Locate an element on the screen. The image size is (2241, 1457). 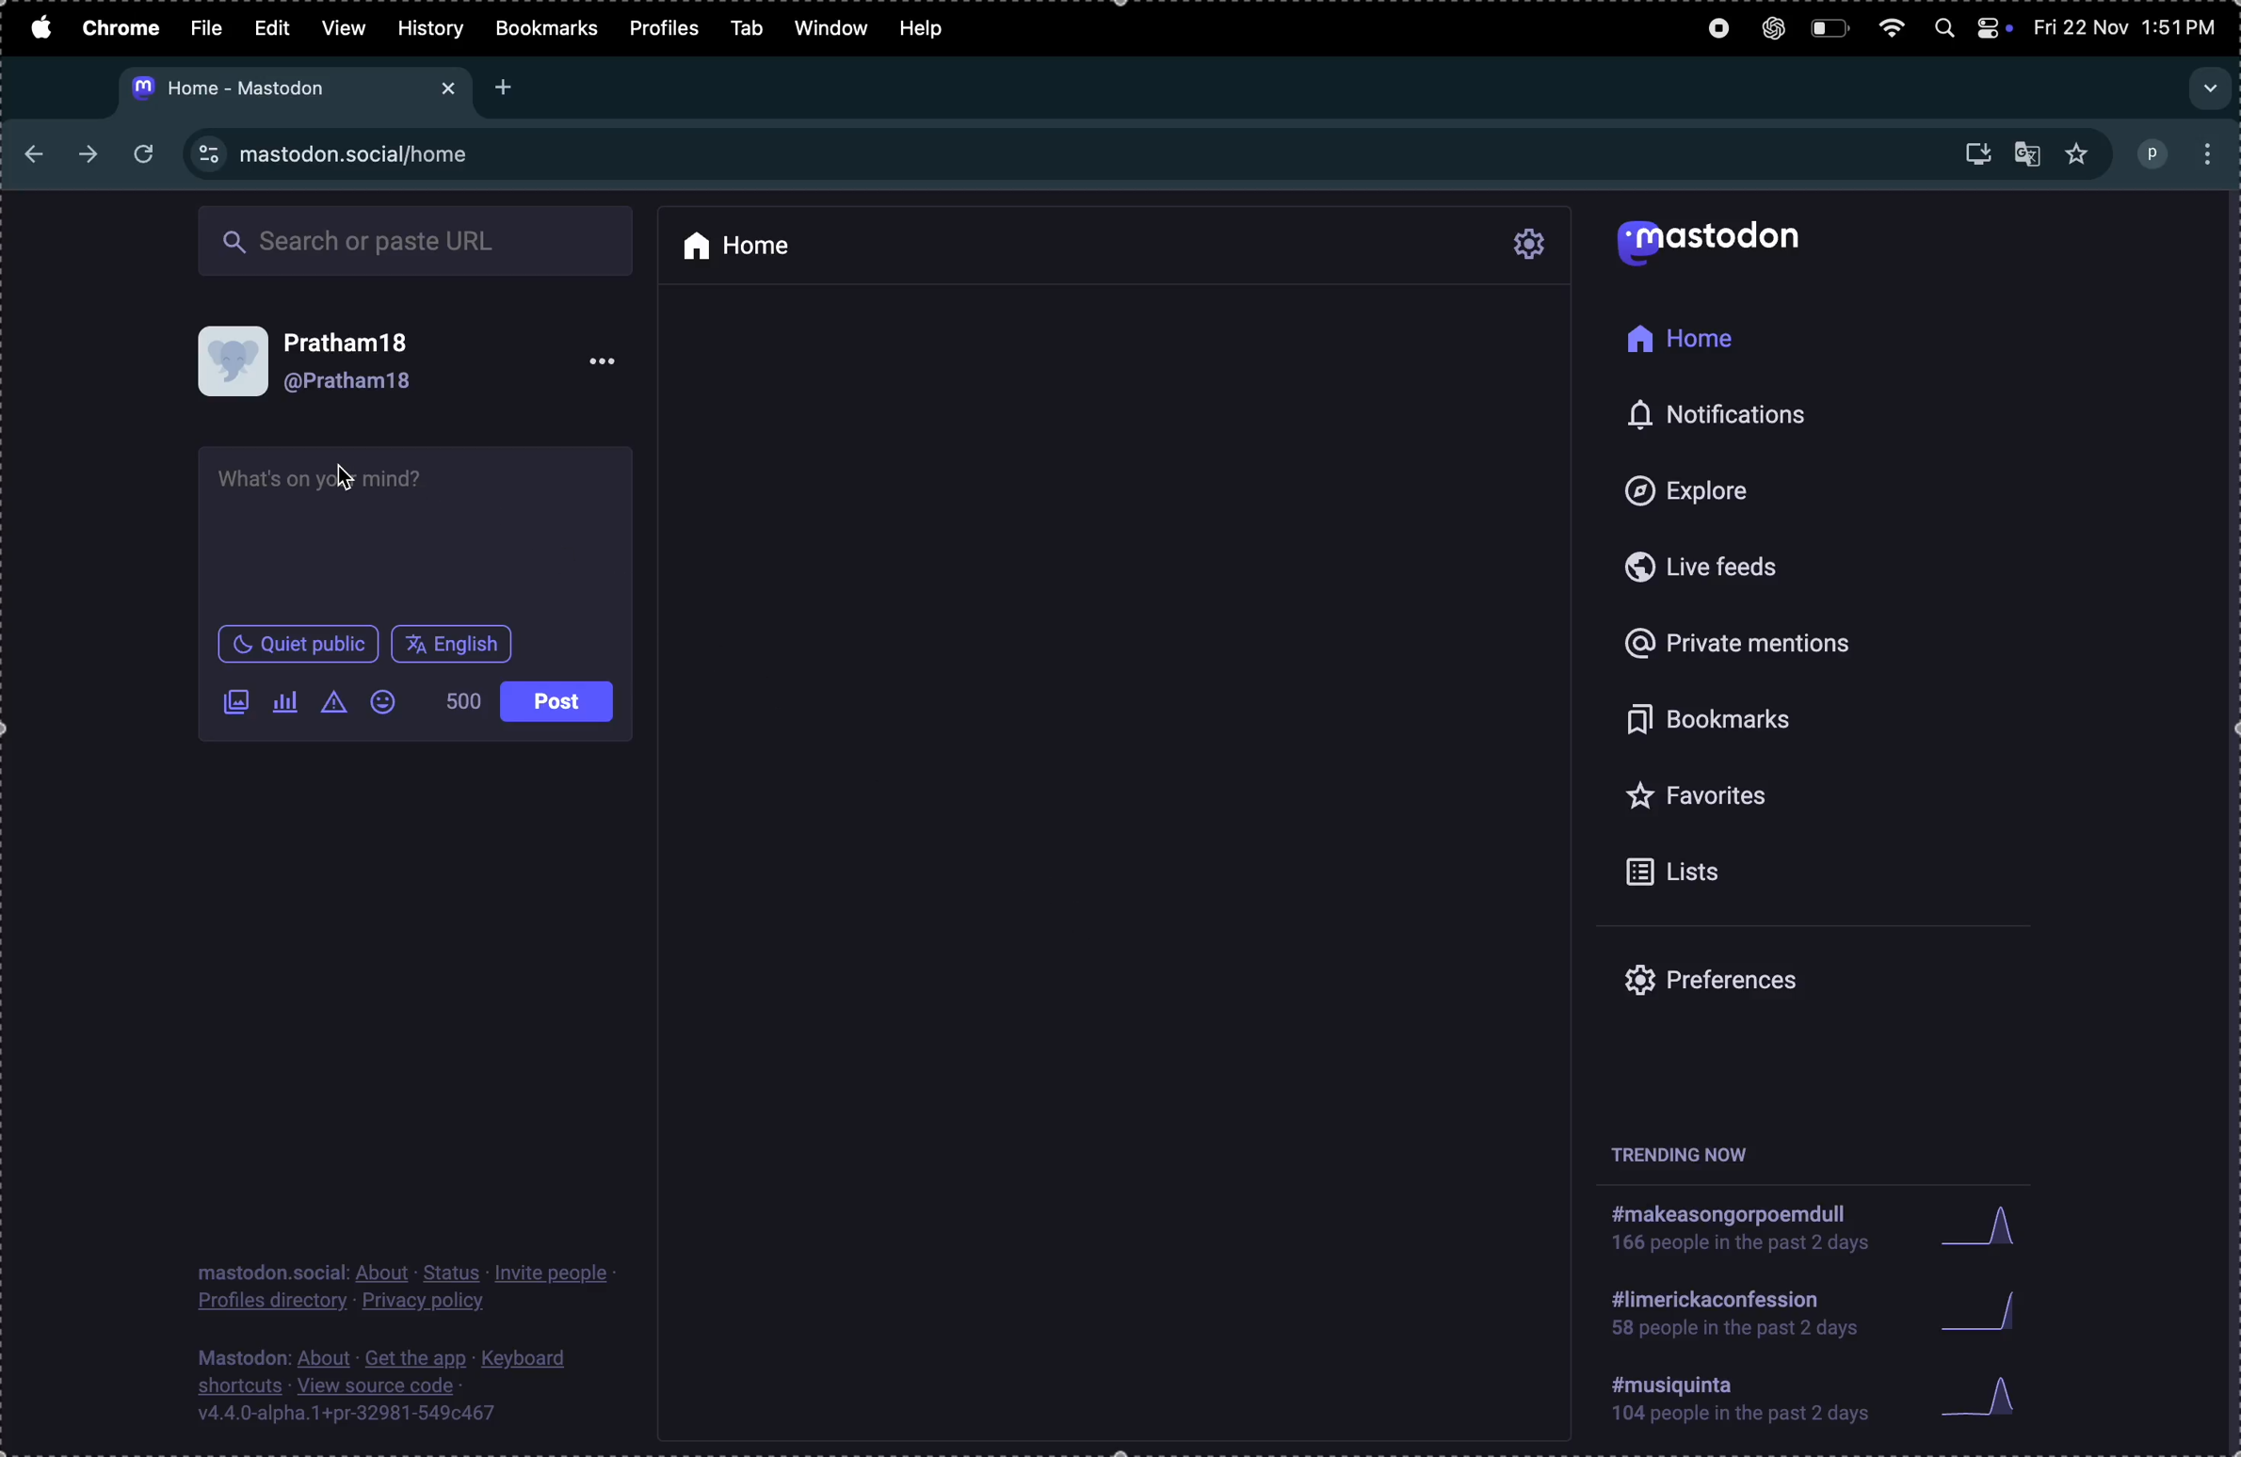
poll is located at coordinates (280, 702).